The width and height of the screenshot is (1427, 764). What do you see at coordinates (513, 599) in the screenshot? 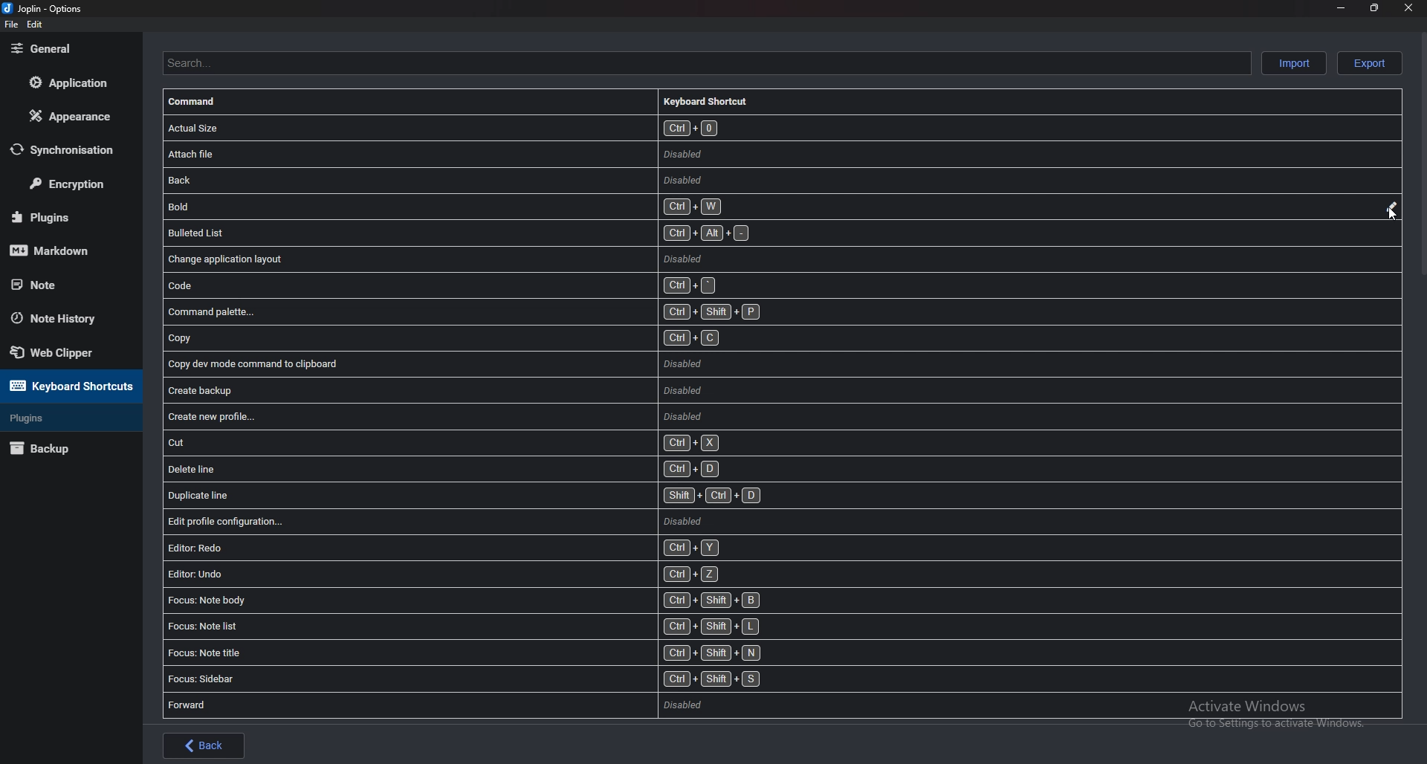
I see `Focus note body` at bounding box center [513, 599].